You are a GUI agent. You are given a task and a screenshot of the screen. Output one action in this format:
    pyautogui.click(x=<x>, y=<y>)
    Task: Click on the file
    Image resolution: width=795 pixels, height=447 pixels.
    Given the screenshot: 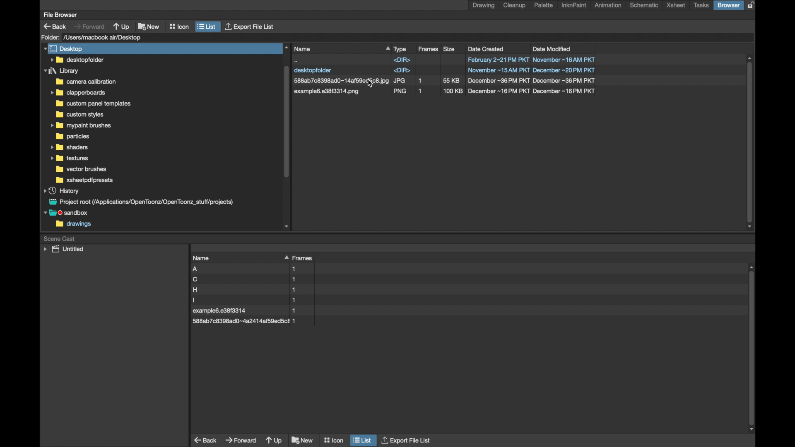 What is the action you would take?
    pyautogui.click(x=245, y=300)
    